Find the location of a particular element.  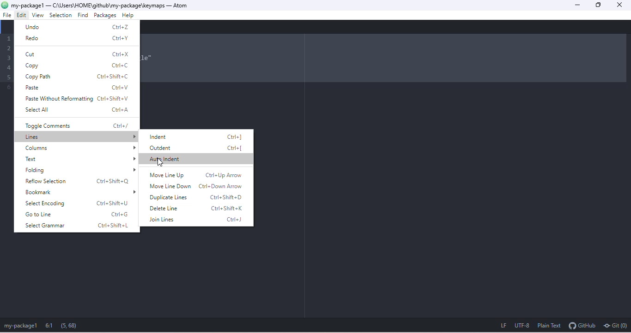

my-package1 is located at coordinates (27, 5).